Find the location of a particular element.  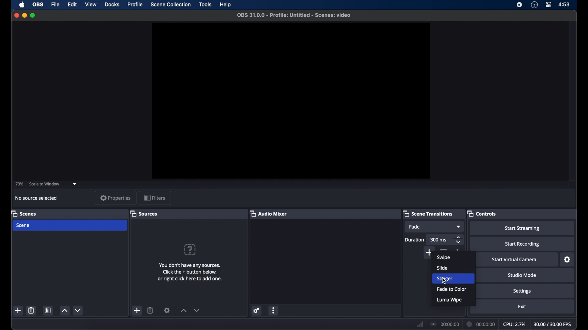

start virtual camera is located at coordinates (514, 260).